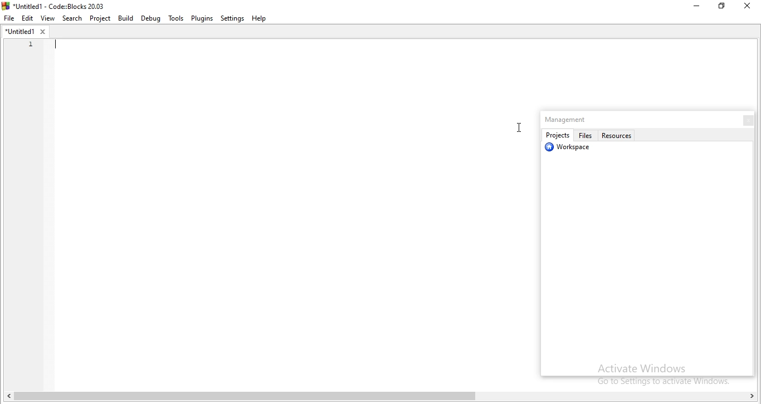 This screenshot has width=761, height=404. What do you see at coordinates (27, 44) in the screenshot?
I see `1.` at bounding box center [27, 44].